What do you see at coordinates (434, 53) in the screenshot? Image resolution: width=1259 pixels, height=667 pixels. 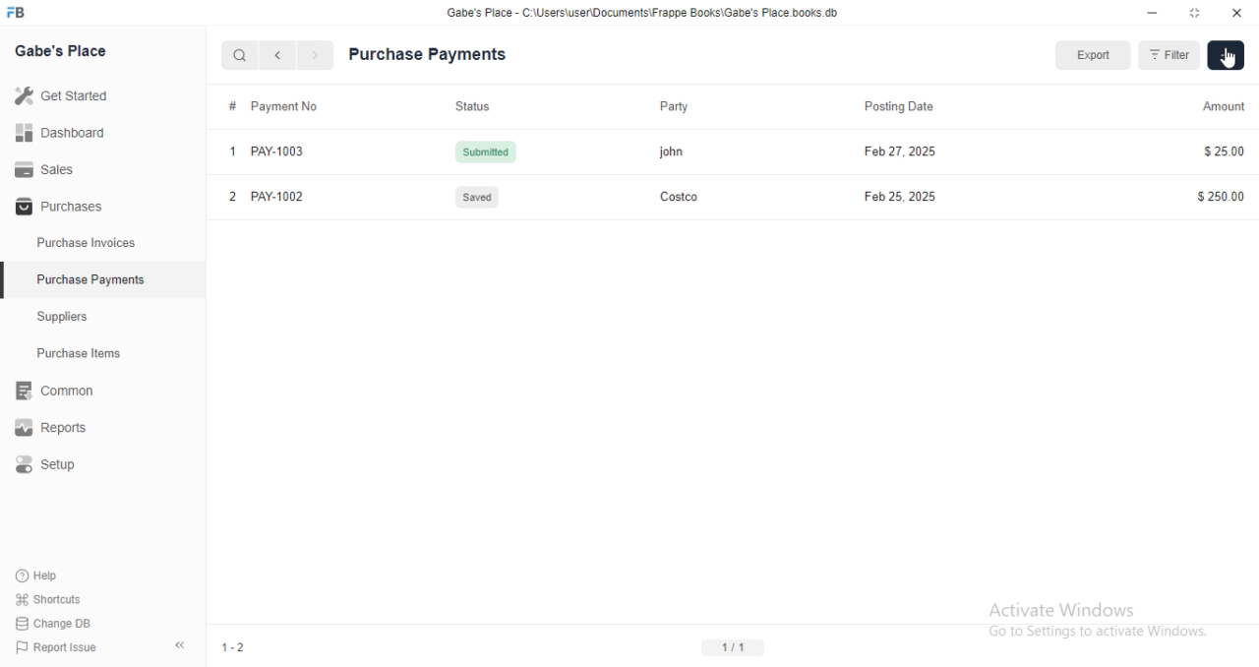 I see `Purchase Payments` at bounding box center [434, 53].